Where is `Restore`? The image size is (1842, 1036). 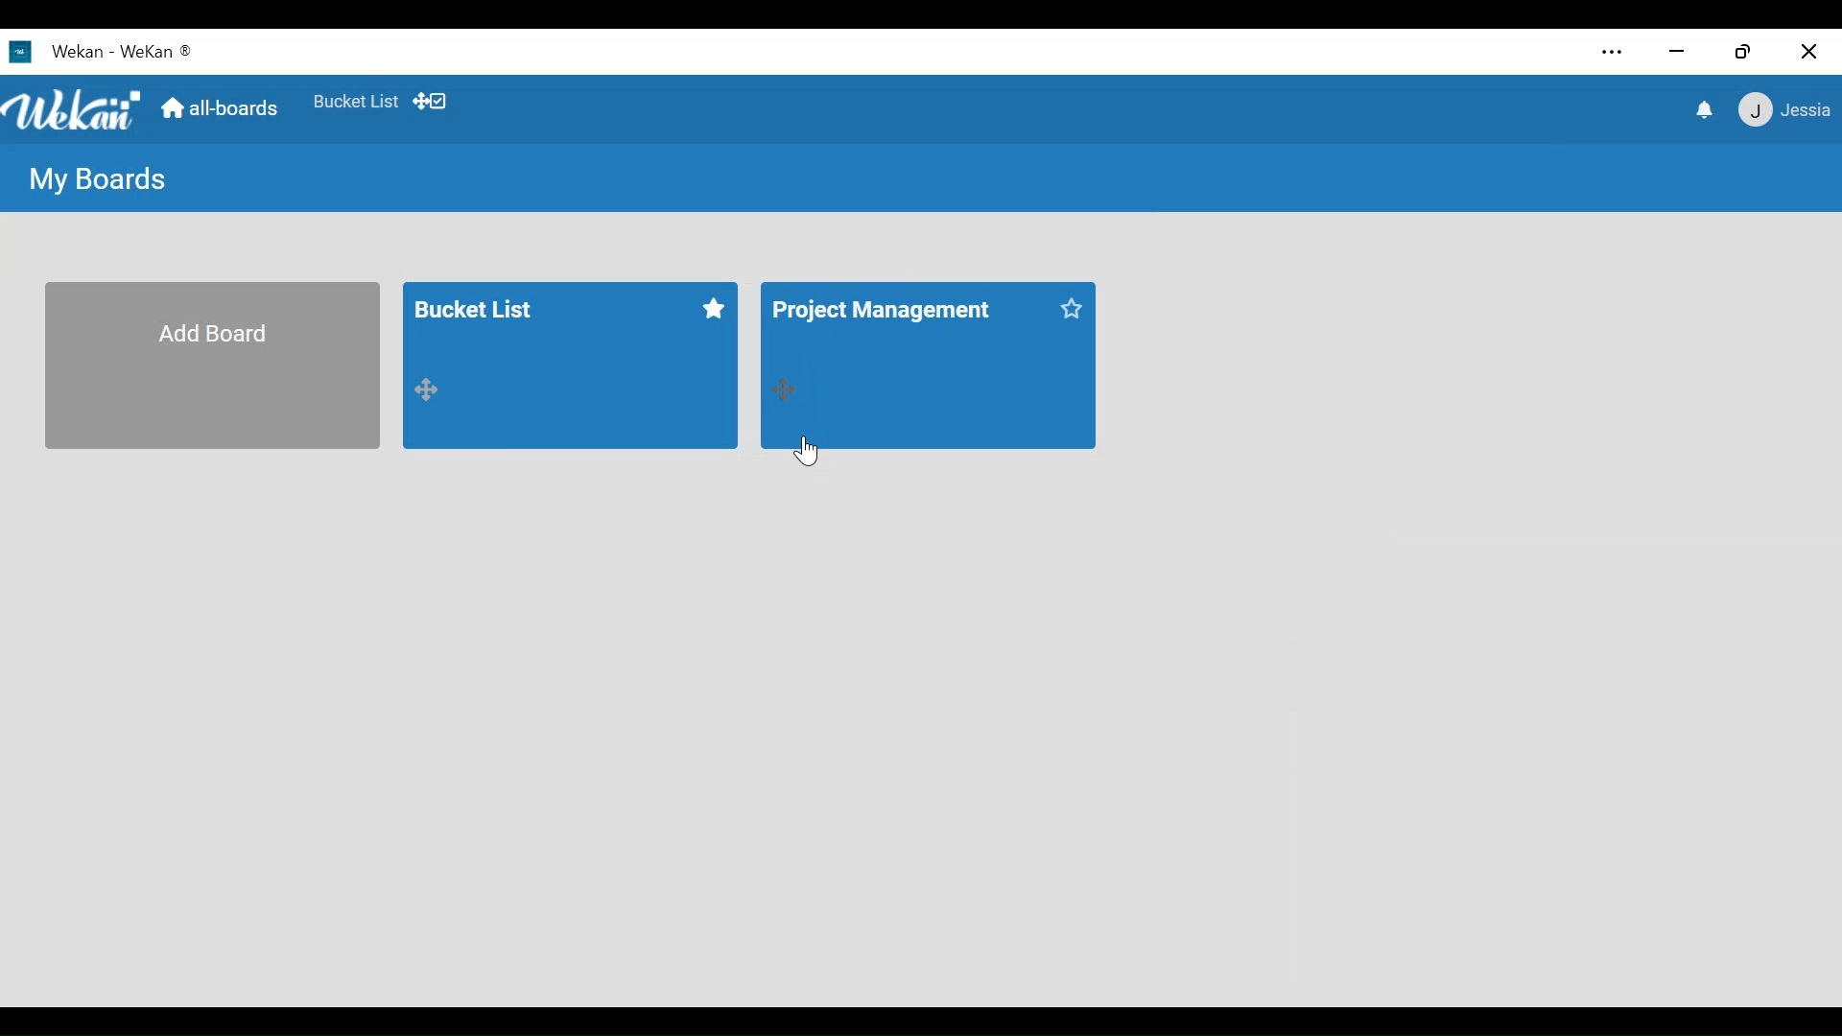
Restore is located at coordinates (1739, 46).